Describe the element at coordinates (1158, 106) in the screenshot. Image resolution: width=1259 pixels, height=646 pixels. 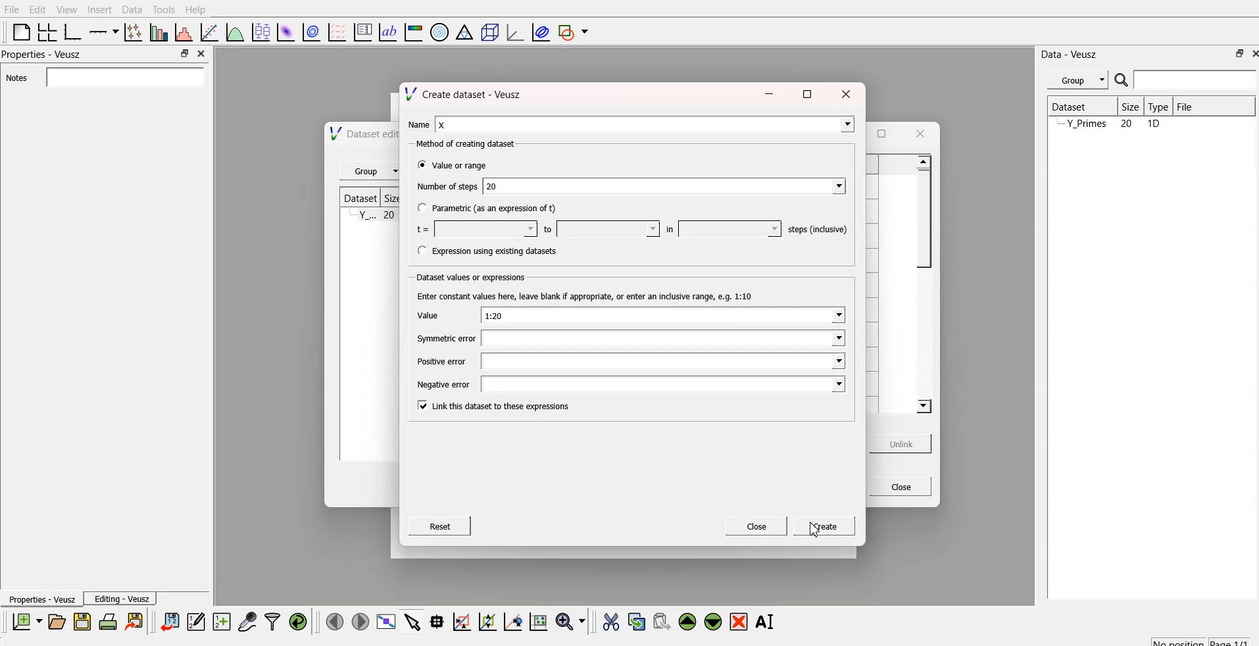
I see `Type` at that location.